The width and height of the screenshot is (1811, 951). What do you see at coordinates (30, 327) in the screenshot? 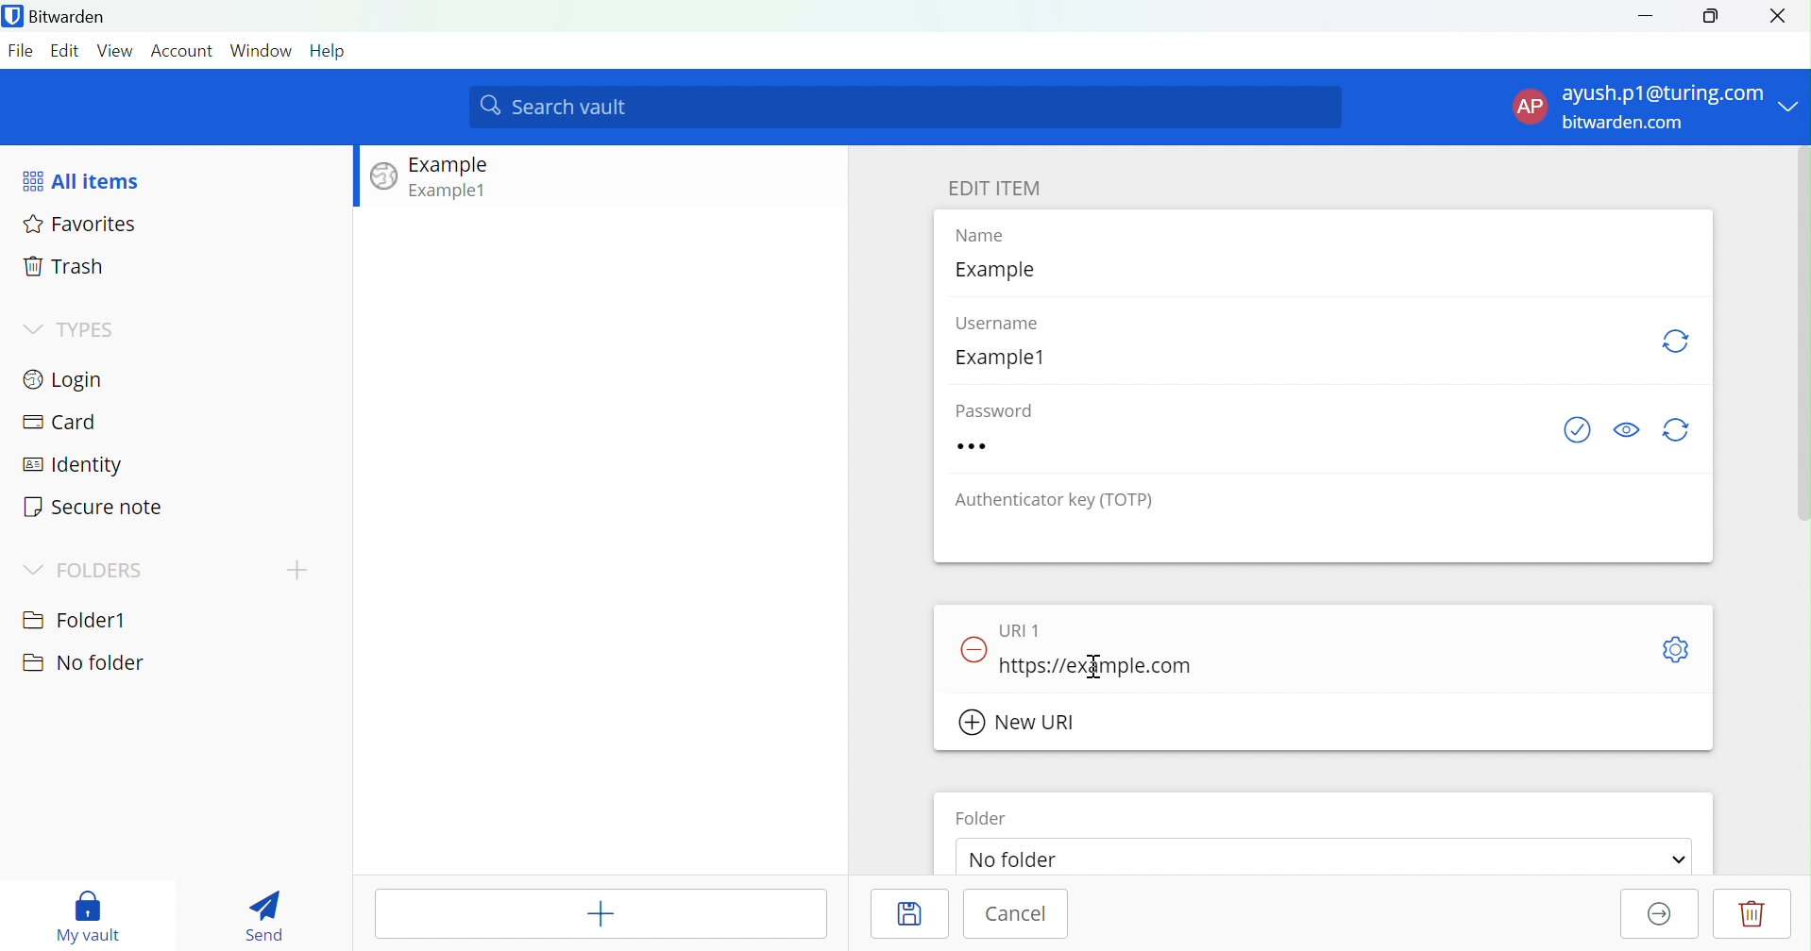
I see `Drop Down` at bounding box center [30, 327].